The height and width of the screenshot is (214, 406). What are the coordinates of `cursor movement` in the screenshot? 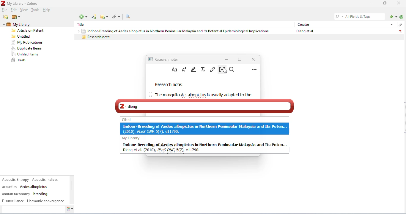 It's located at (226, 71).